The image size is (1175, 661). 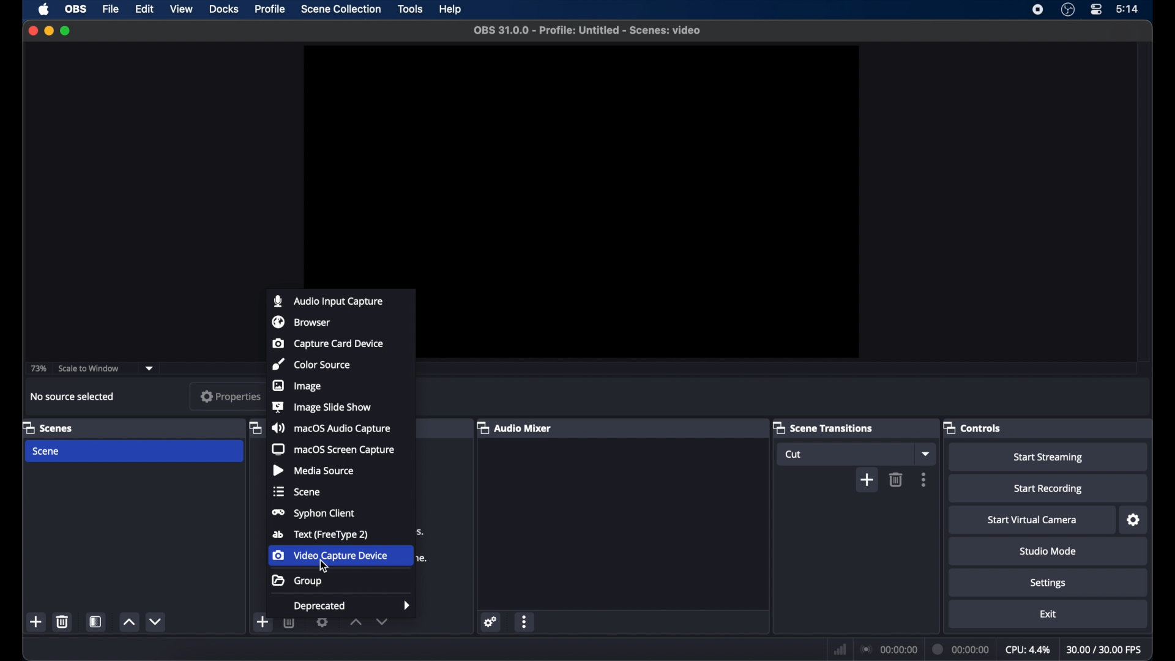 What do you see at coordinates (254, 427) in the screenshot?
I see `sources` at bounding box center [254, 427].